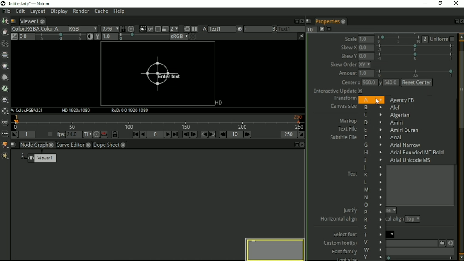 The width and height of the screenshot is (464, 261). What do you see at coordinates (346, 129) in the screenshot?
I see `text file` at bounding box center [346, 129].